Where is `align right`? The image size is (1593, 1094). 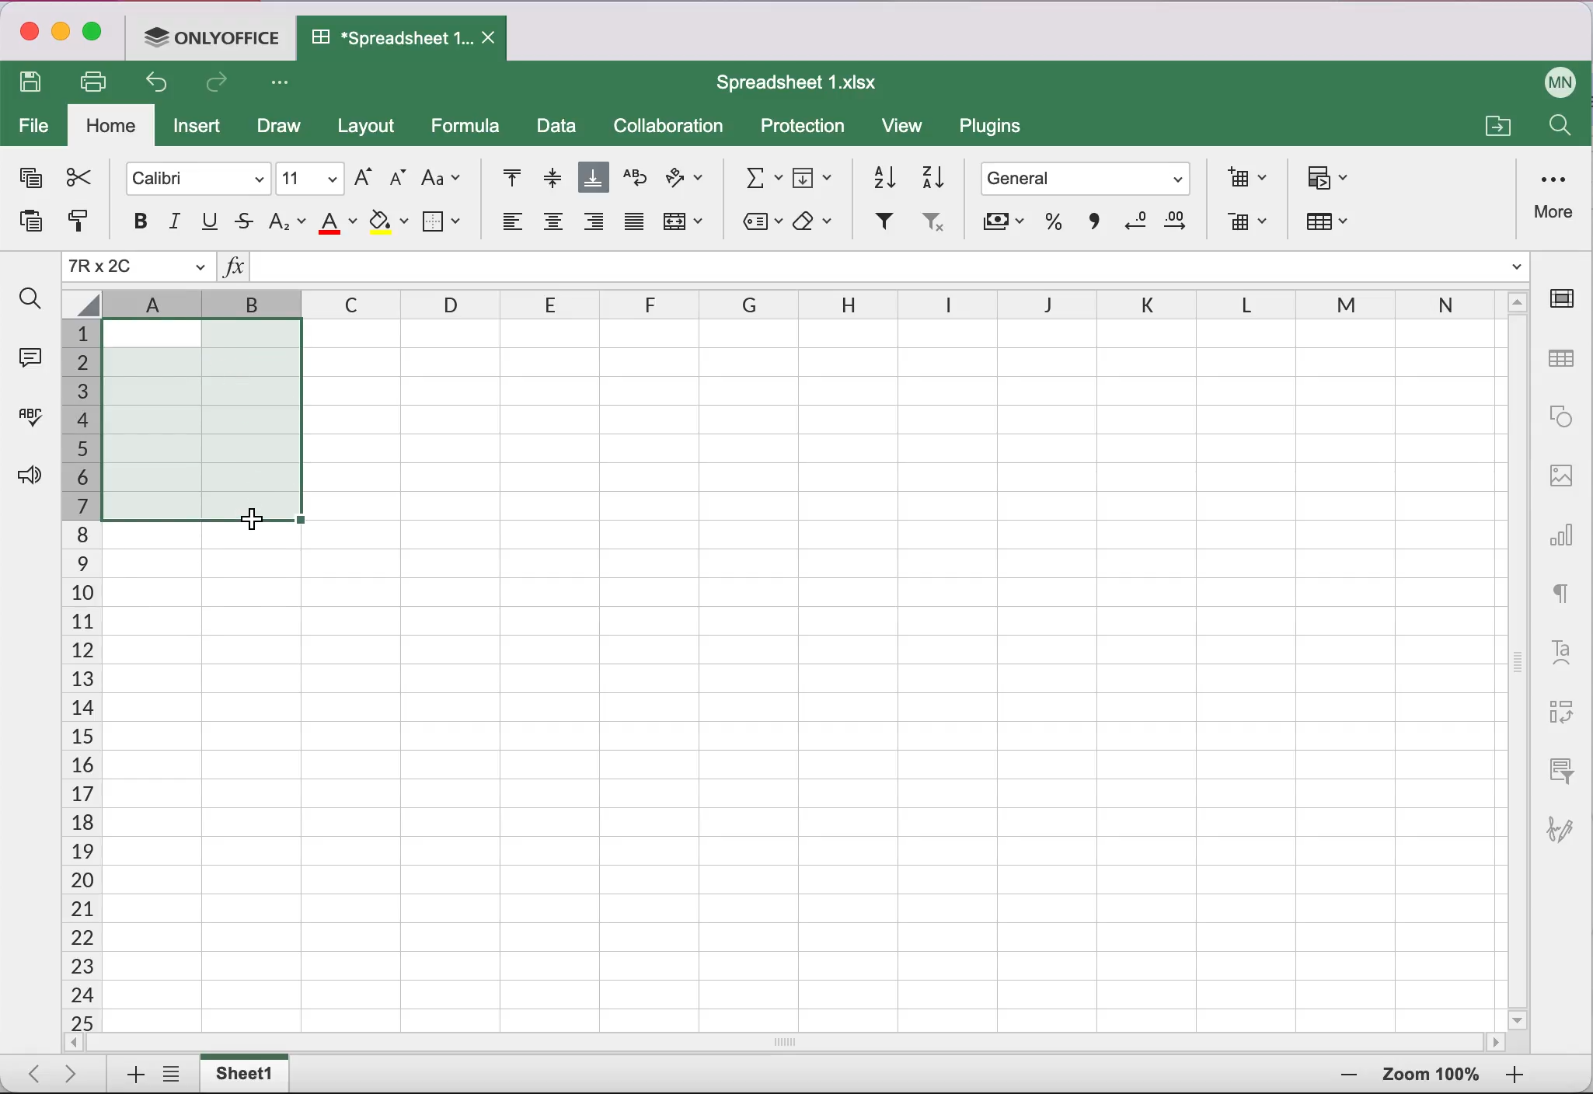 align right is located at coordinates (594, 226).